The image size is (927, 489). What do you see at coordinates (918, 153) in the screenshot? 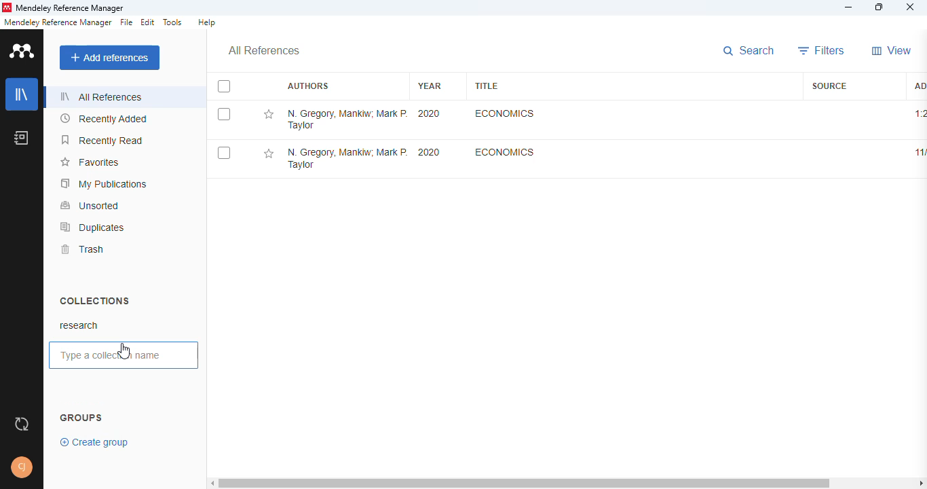
I see `11/` at bounding box center [918, 153].